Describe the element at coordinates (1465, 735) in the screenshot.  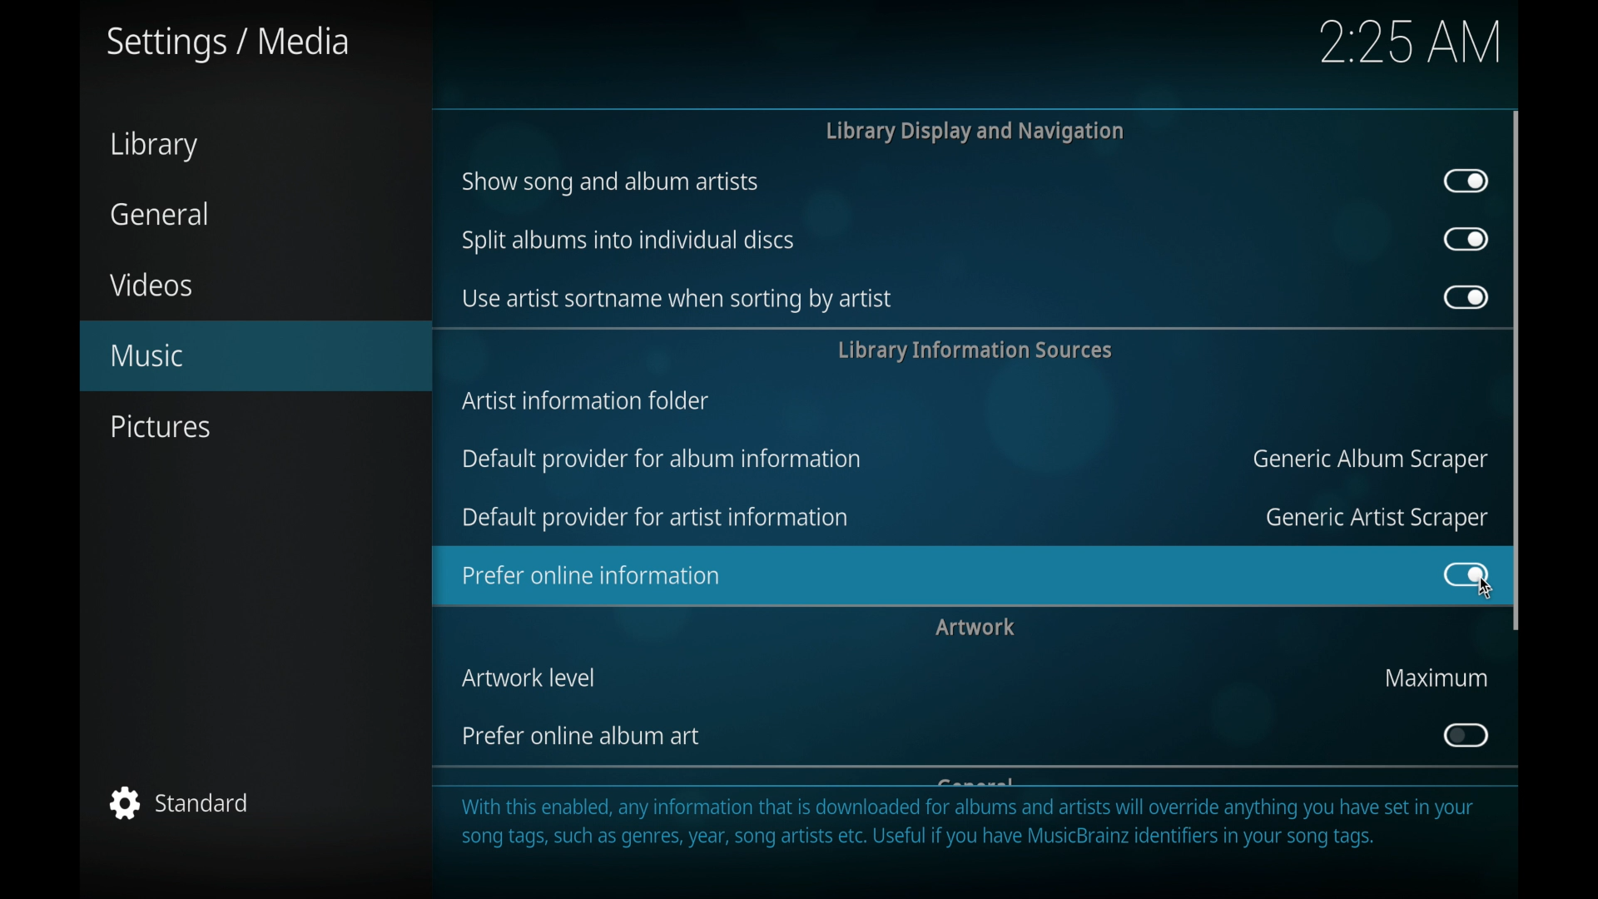
I see `toggle button` at that location.